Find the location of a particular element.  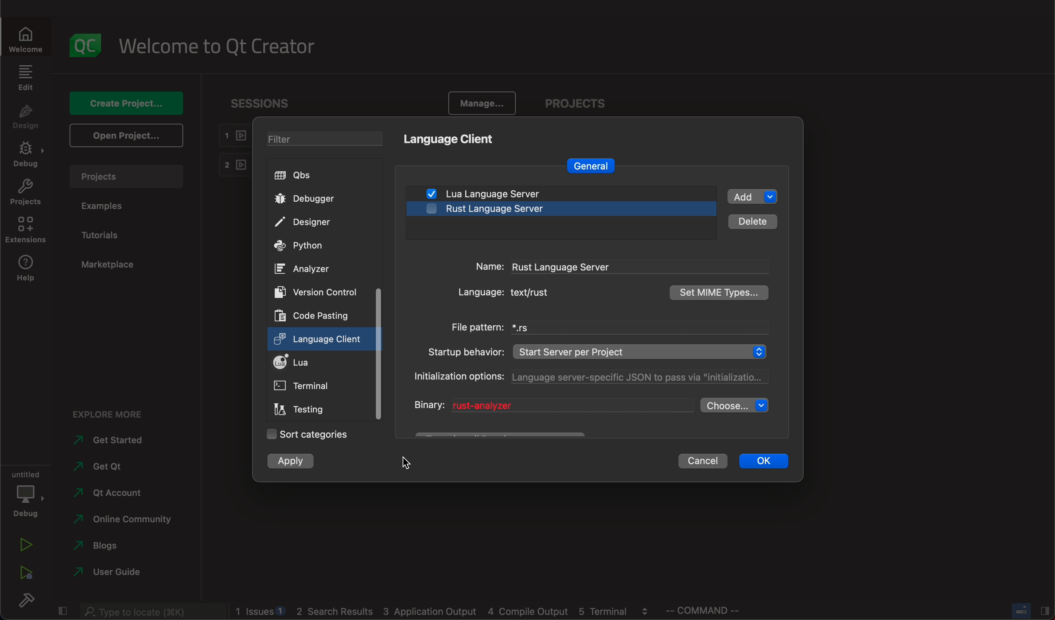

testing is located at coordinates (300, 409).